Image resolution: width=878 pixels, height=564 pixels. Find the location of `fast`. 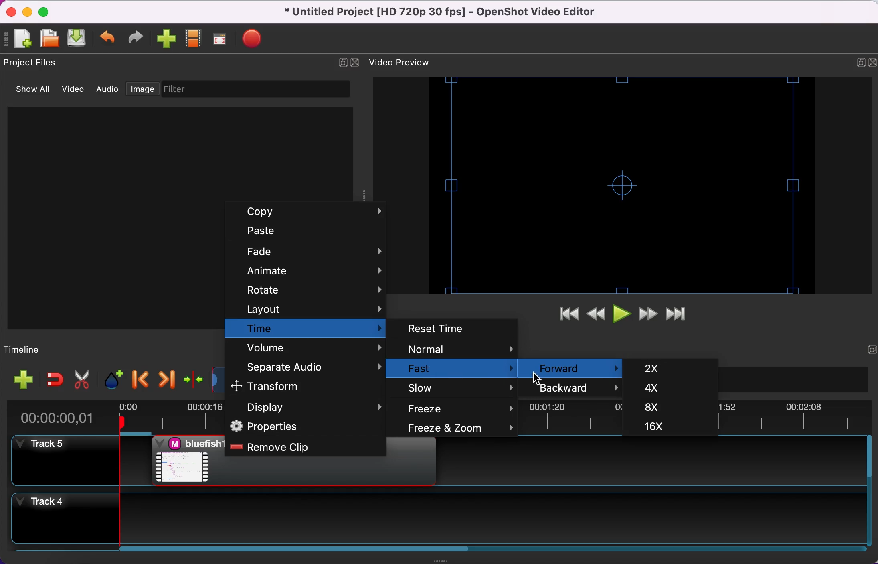

fast is located at coordinates (458, 369).